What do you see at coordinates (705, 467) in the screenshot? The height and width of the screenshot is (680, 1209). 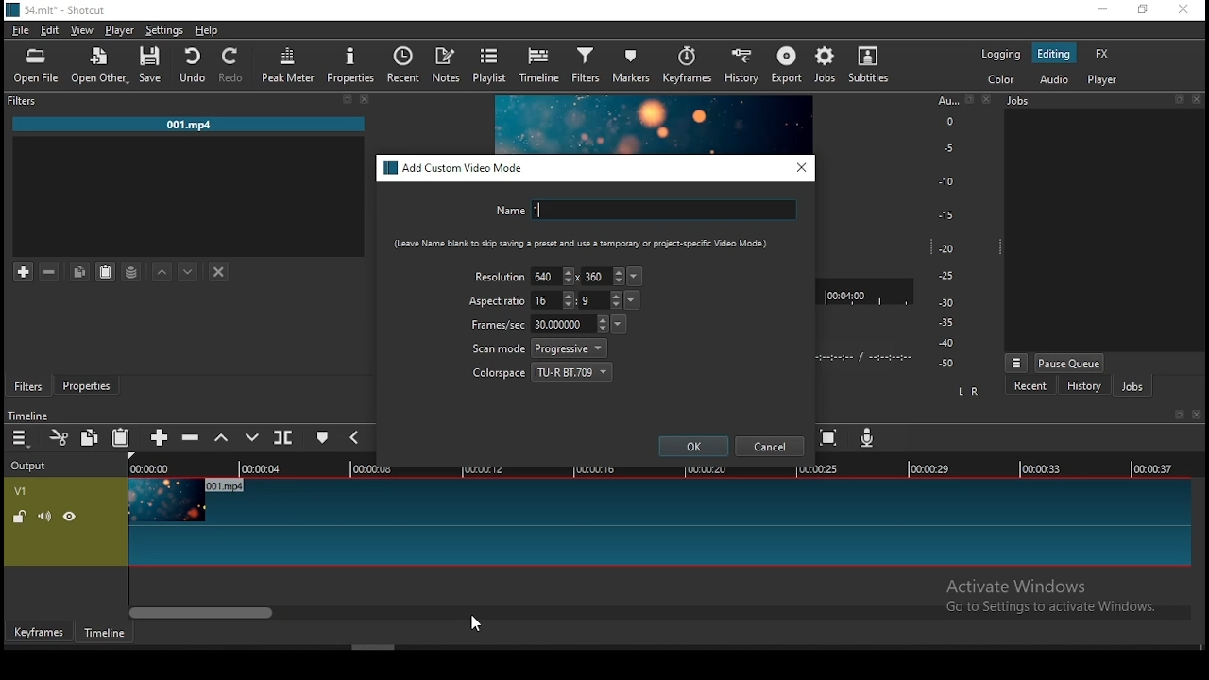 I see `00:00:20` at bounding box center [705, 467].